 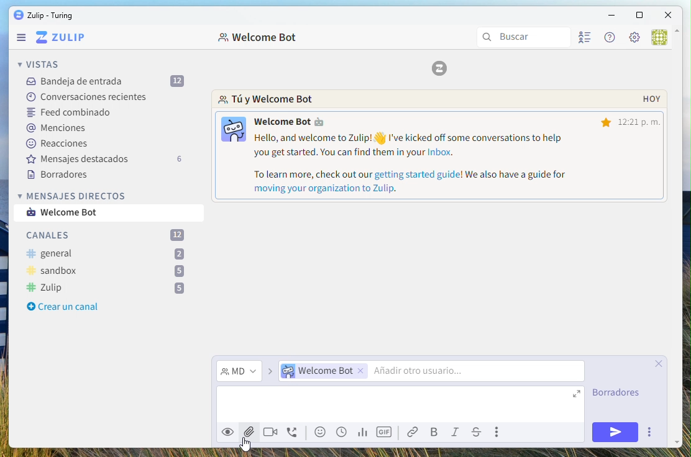 I want to click on Views, so click(x=41, y=64).